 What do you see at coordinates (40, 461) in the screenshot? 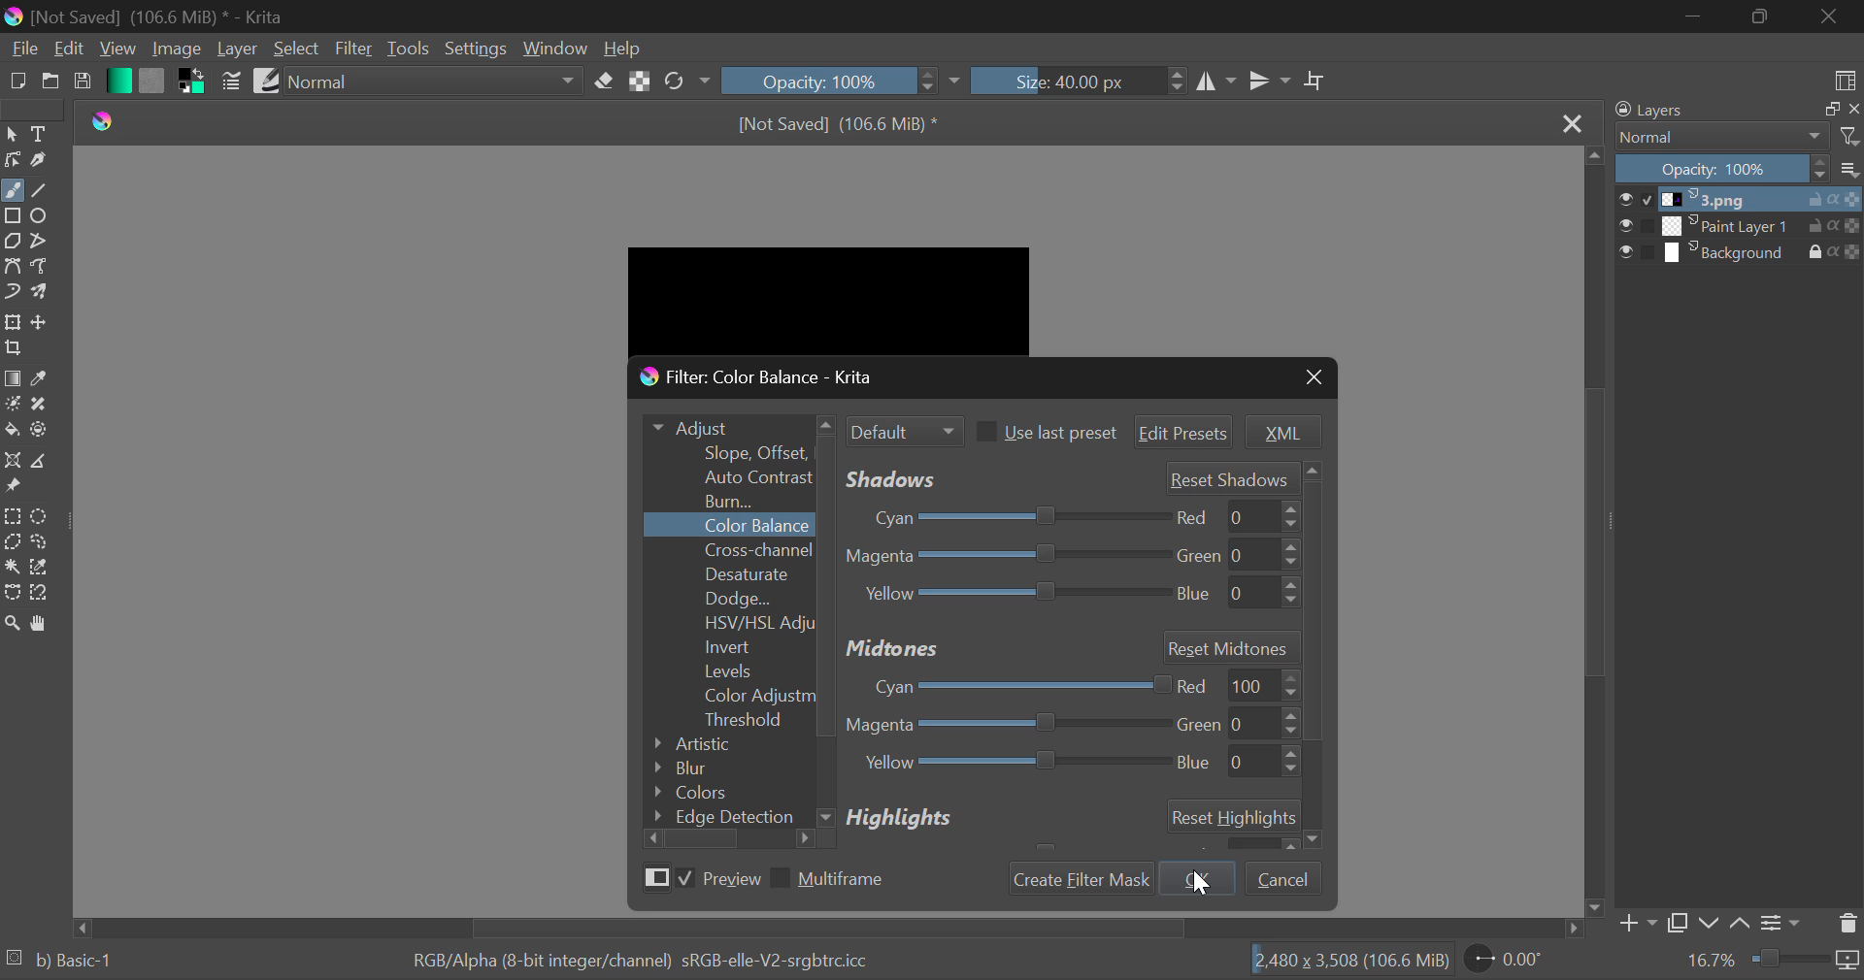
I see `Measurements` at bounding box center [40, 461].